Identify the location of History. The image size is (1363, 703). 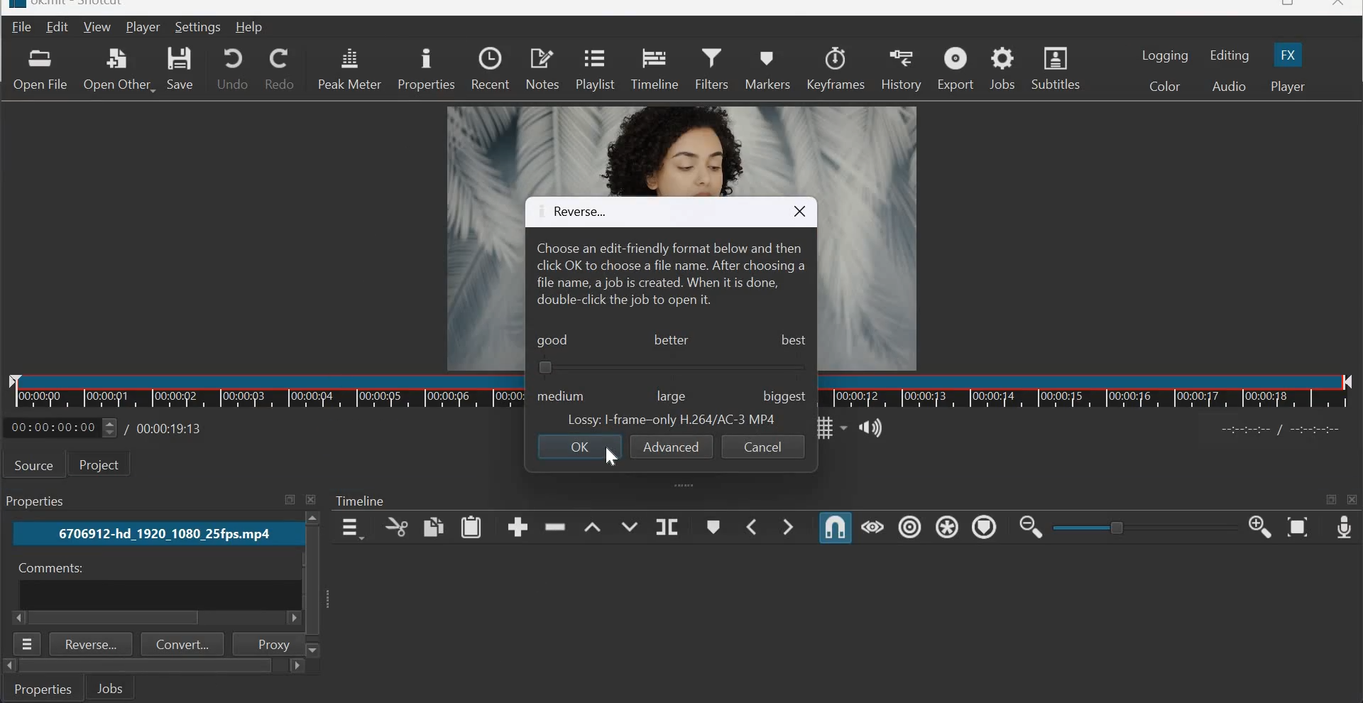
(901, 68).